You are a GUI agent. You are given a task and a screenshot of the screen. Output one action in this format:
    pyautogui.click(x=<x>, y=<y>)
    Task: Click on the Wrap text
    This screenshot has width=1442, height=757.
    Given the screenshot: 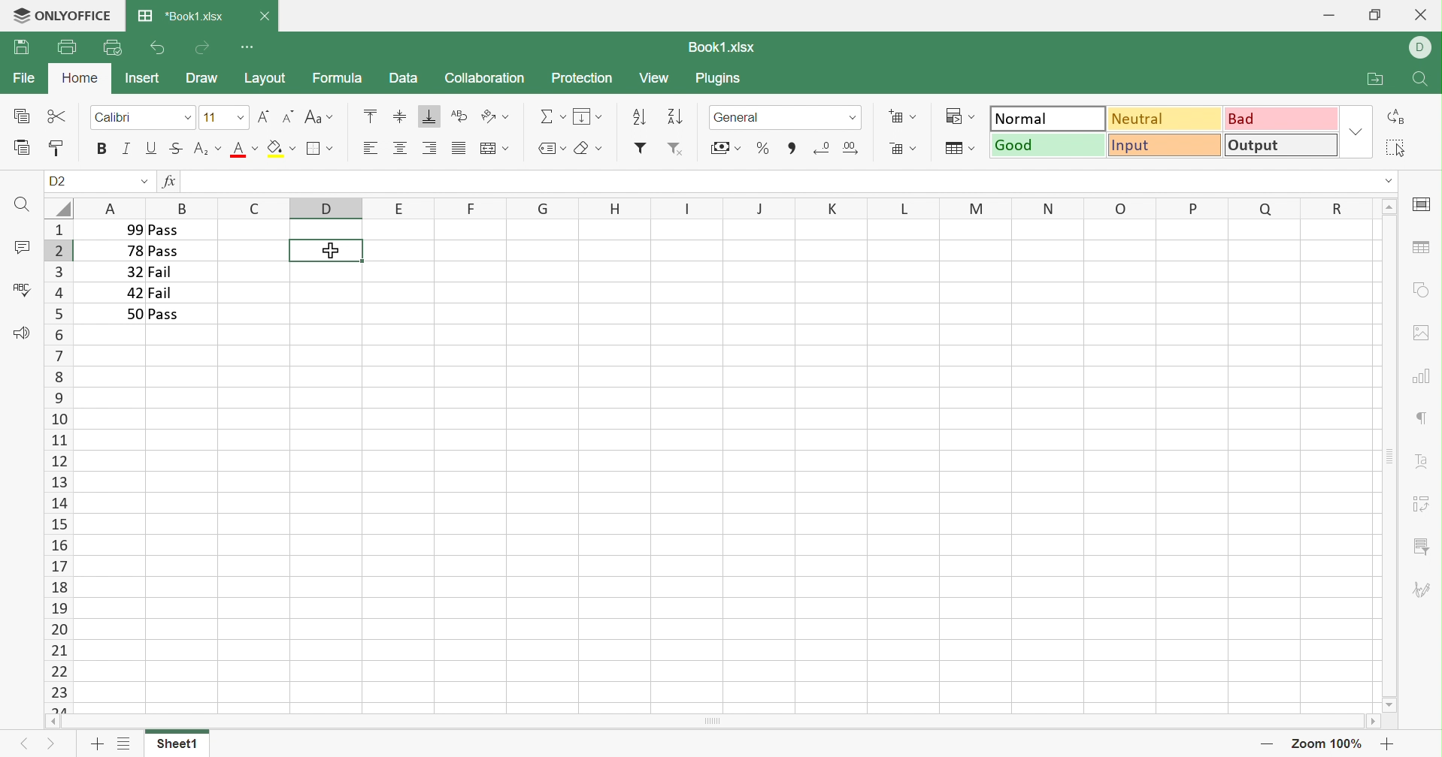 What is the action you would take?
    pyautogui.click(x=458, y=116)
    